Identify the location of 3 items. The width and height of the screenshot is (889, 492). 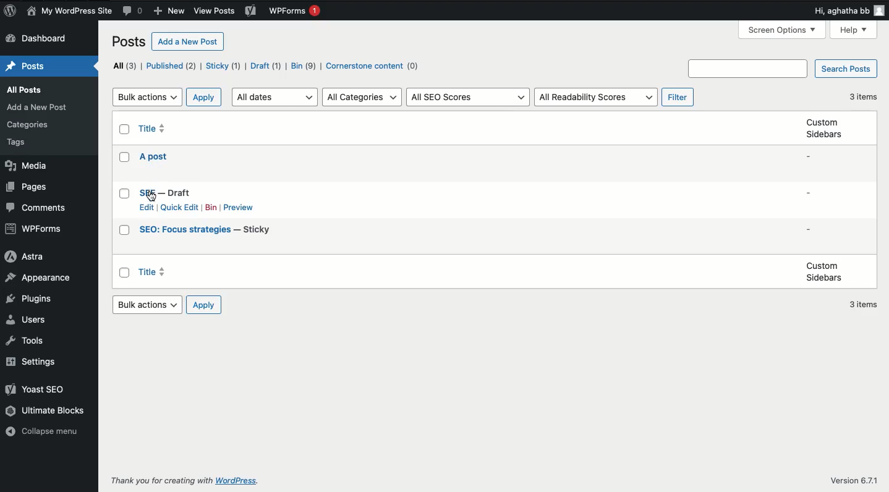
(862, 305).